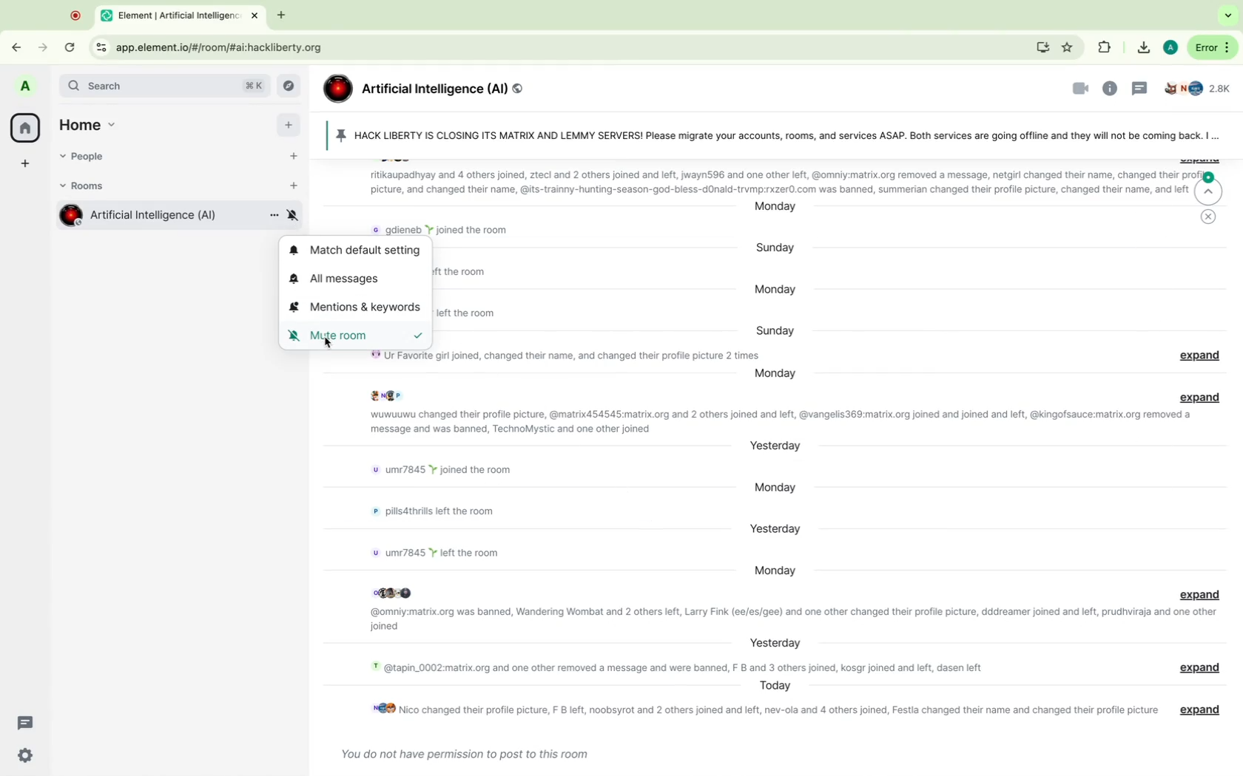 The image size is (1243, 776). I want to click on more, so click(1218, 138).